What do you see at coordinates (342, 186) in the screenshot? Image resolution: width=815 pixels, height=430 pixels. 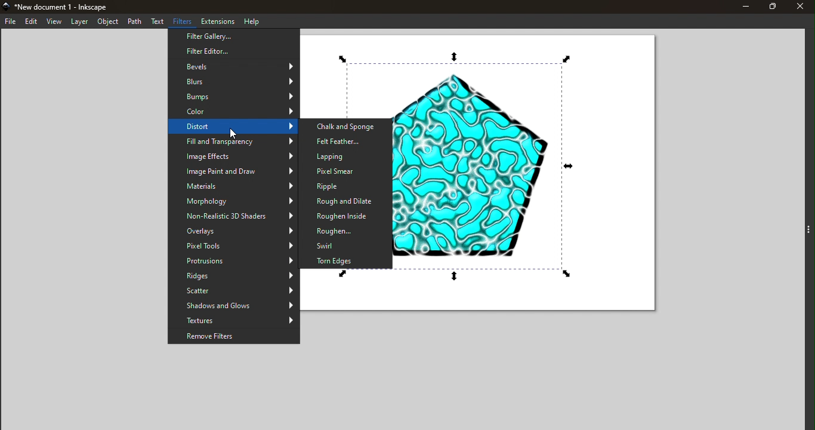 I see `Ripple` at bounding box center [342, 186].